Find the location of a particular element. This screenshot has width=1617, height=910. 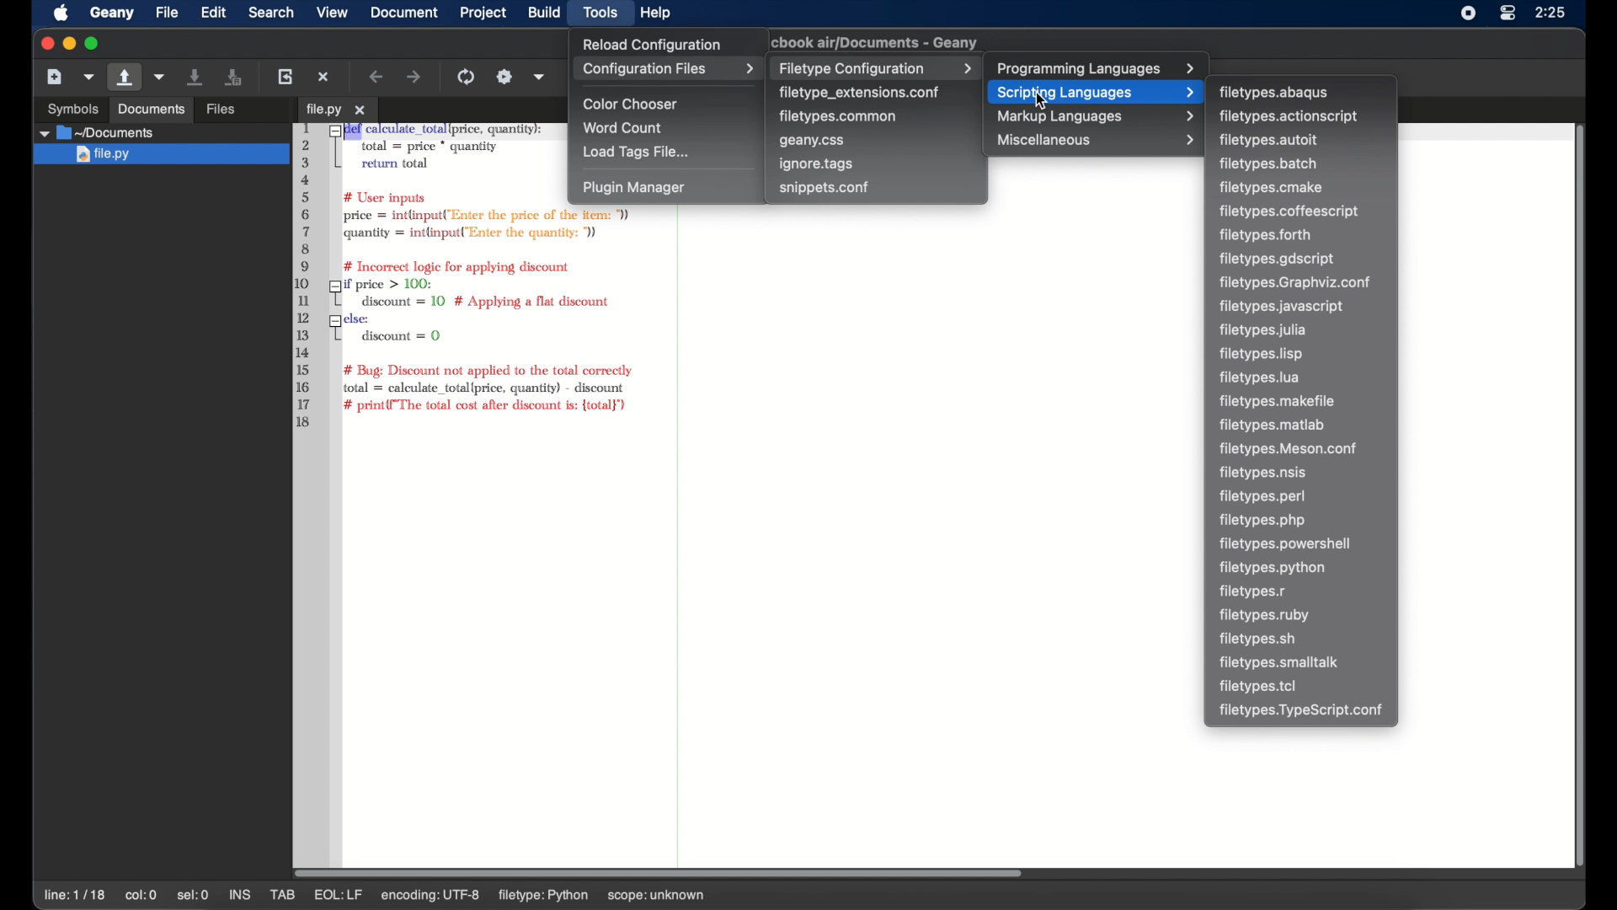

filetypes.common is located at coordinates (840, 115).